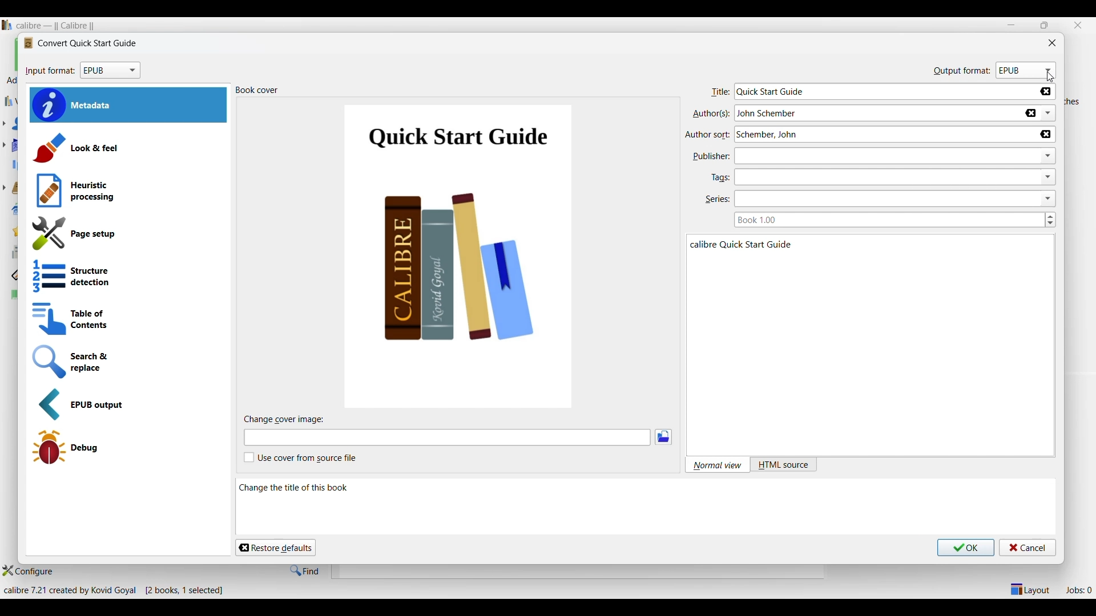 The height and width of the screenshot is (616, 1096). Describe the element at coordinates (1079, 590) in the screenshot. I see `Jobs` at that location.